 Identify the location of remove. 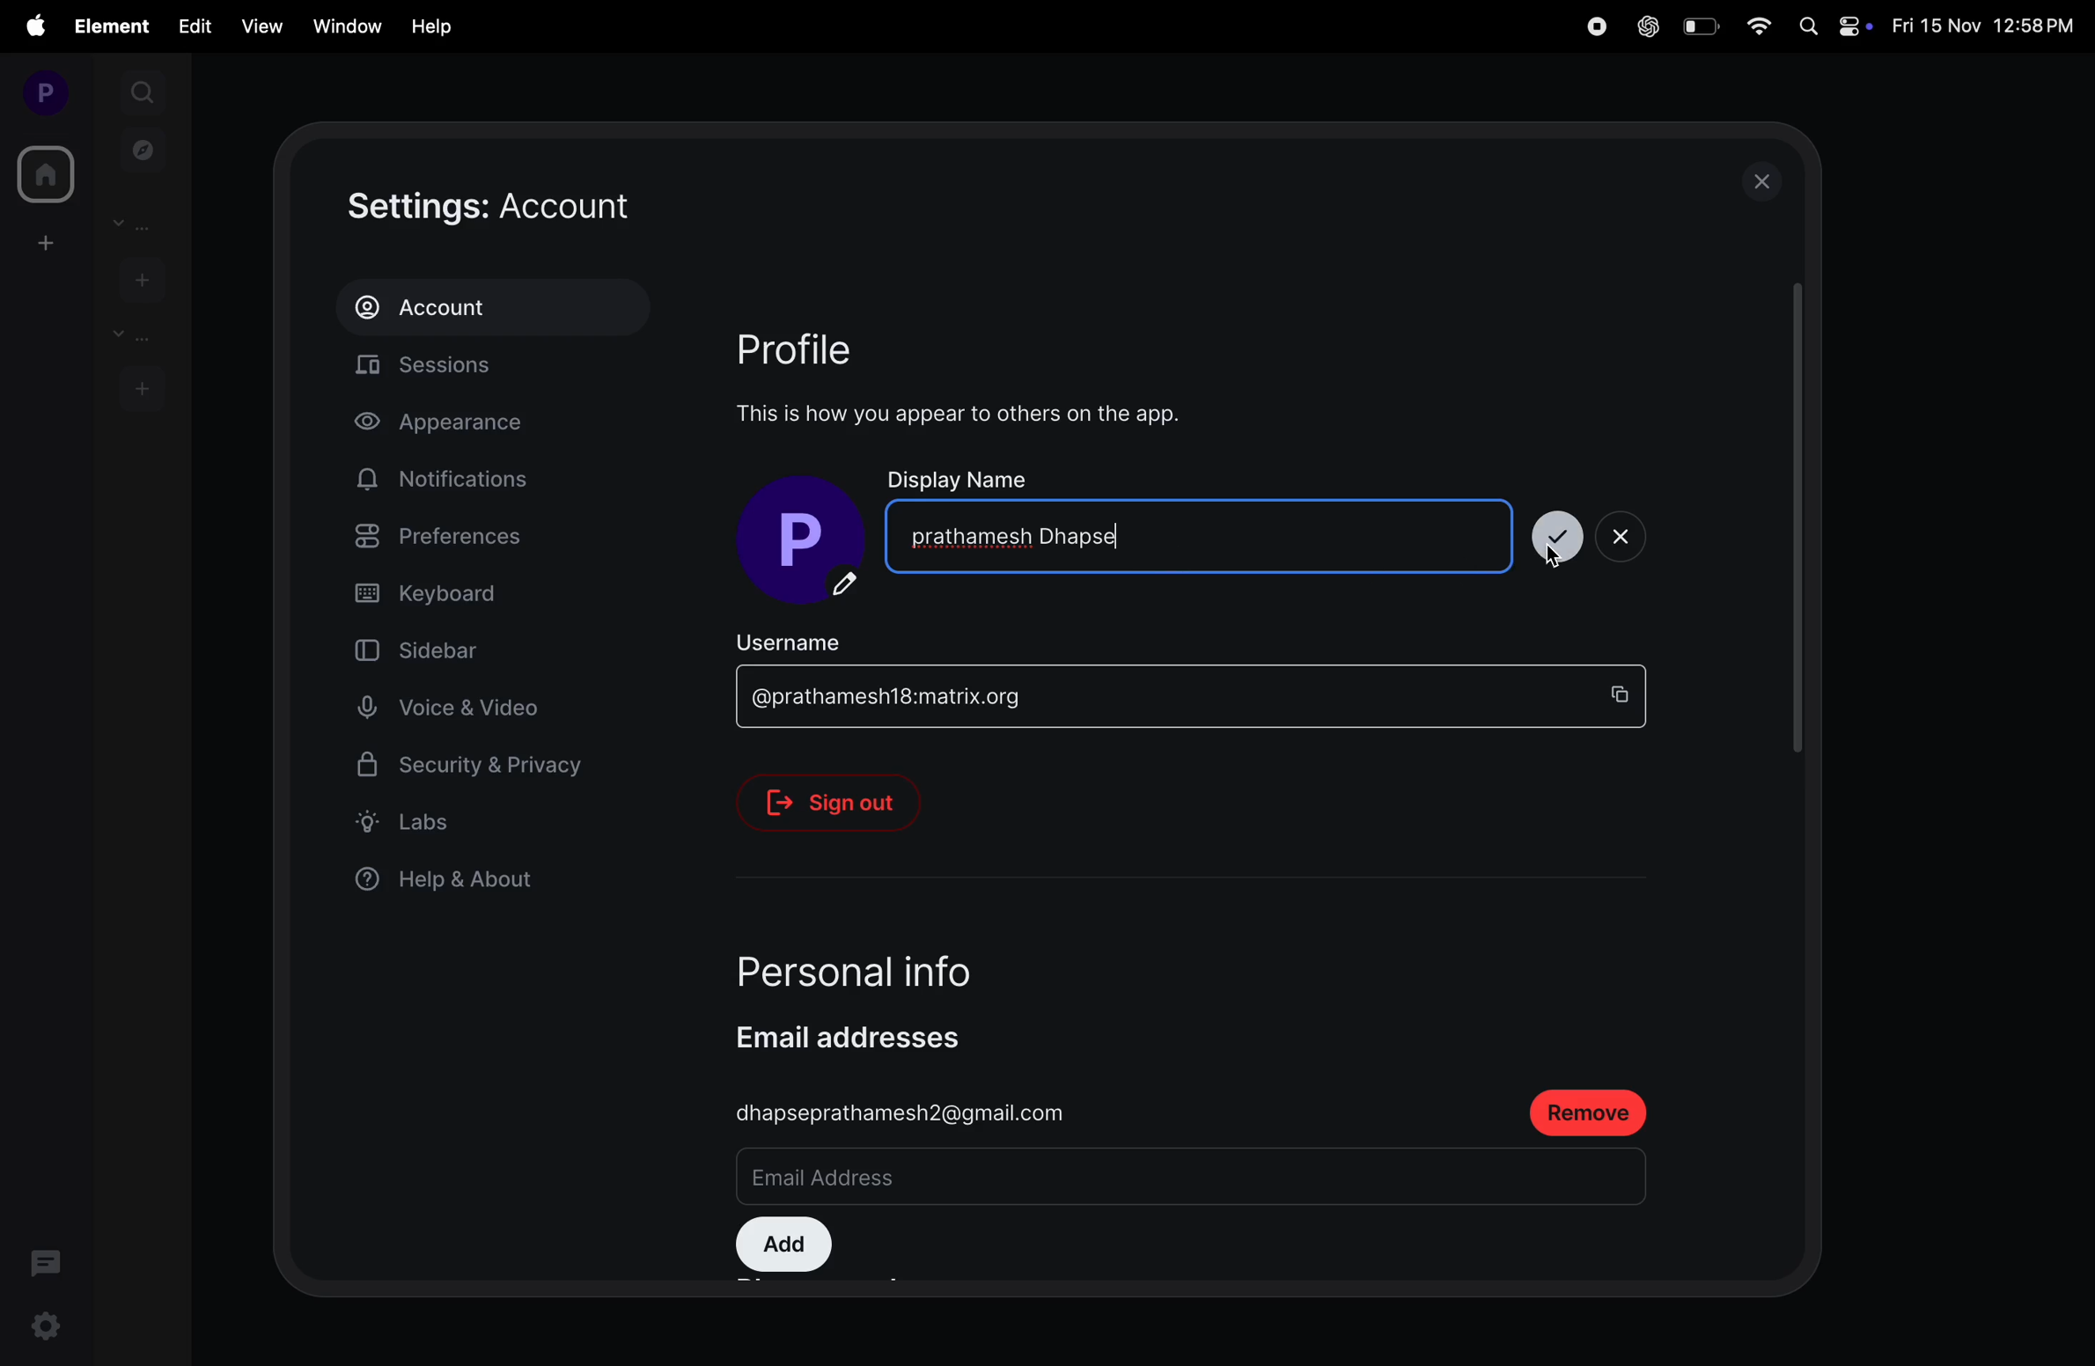
(1593, 1113).